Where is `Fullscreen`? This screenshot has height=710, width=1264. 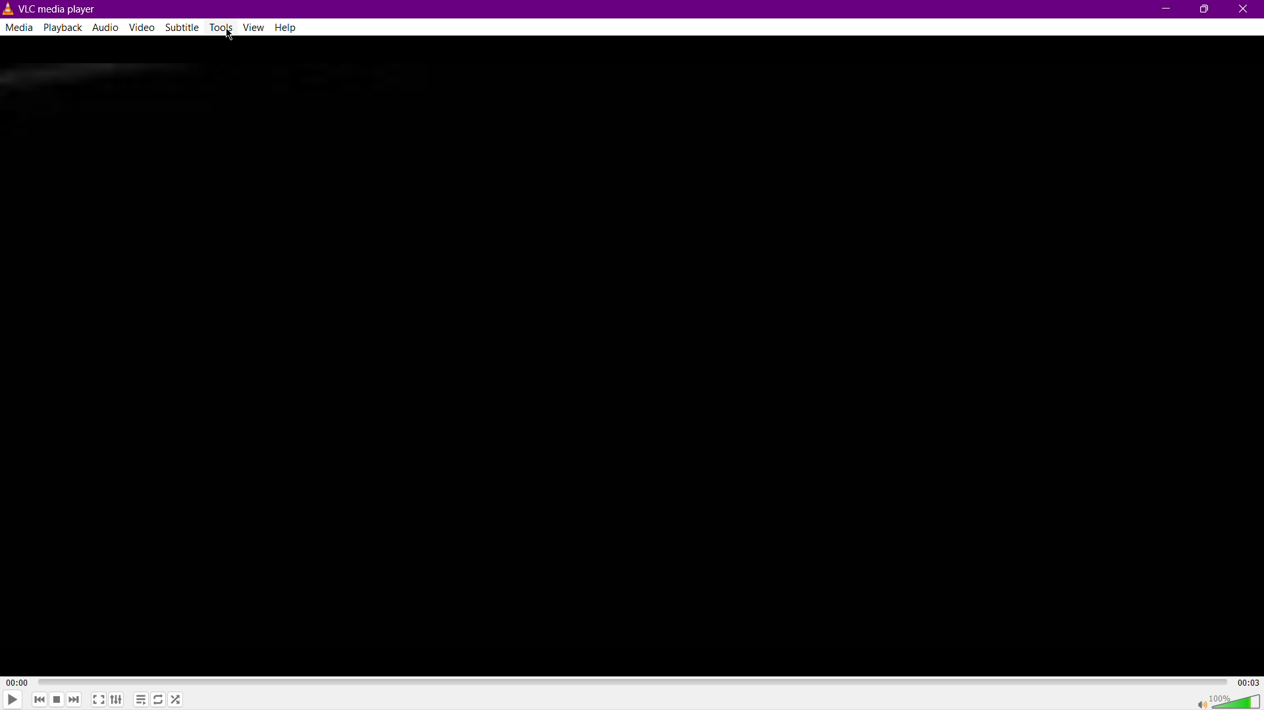
Fullscreen is located at coordinates (98, 699).